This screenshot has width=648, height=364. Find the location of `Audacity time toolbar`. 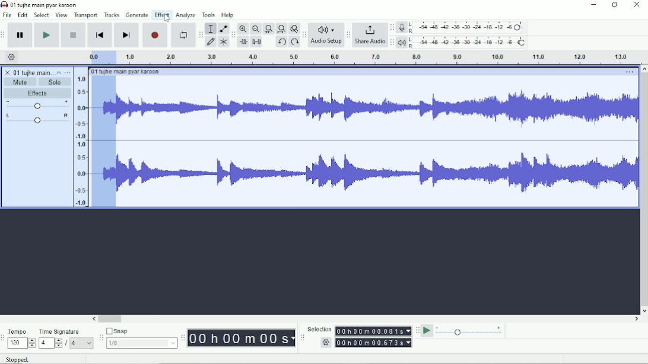

Audacity time toolbar is located at coordinates (182, 338).